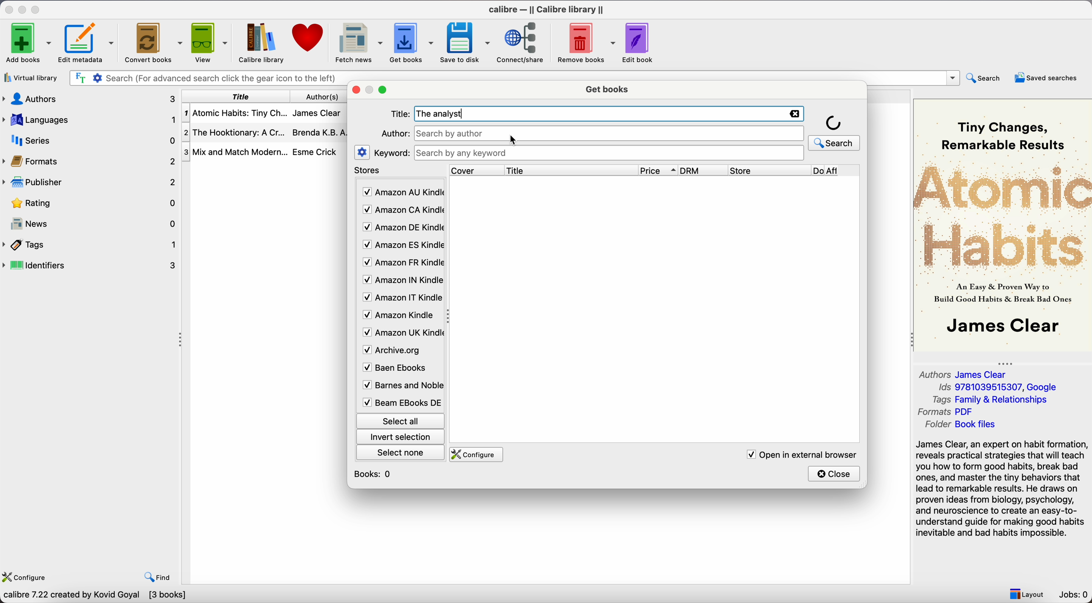  I want to click on Amazon Kindle, so click(400, 317).